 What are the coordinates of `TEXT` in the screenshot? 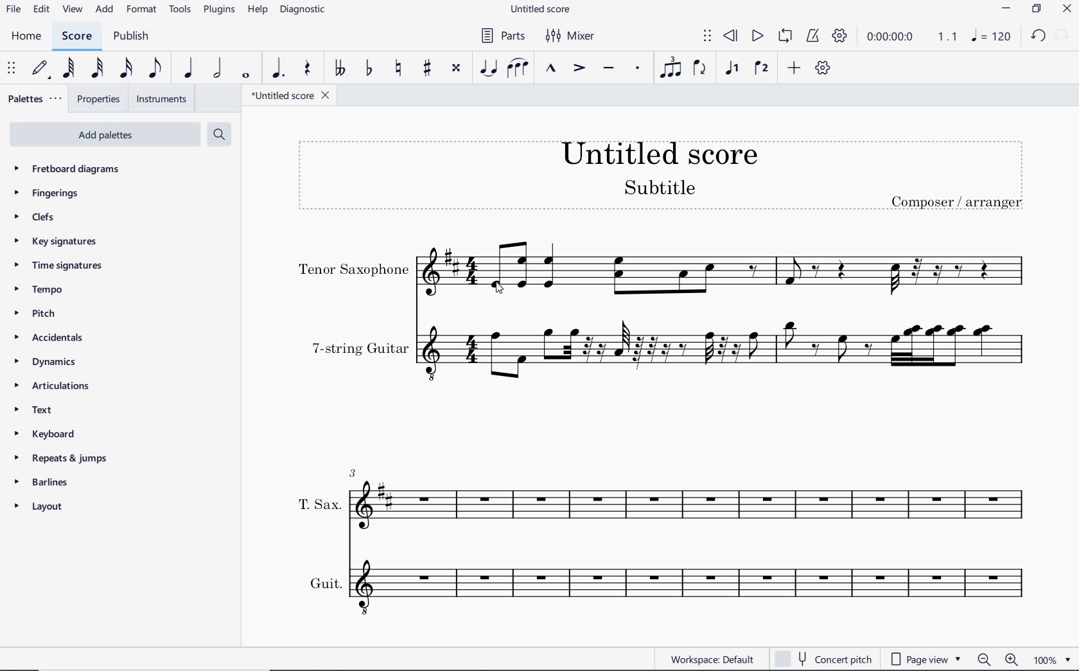 It's located at (30, 409).